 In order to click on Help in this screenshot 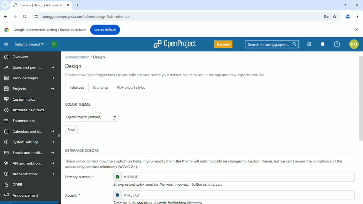, I will do `click(337, 44)`.